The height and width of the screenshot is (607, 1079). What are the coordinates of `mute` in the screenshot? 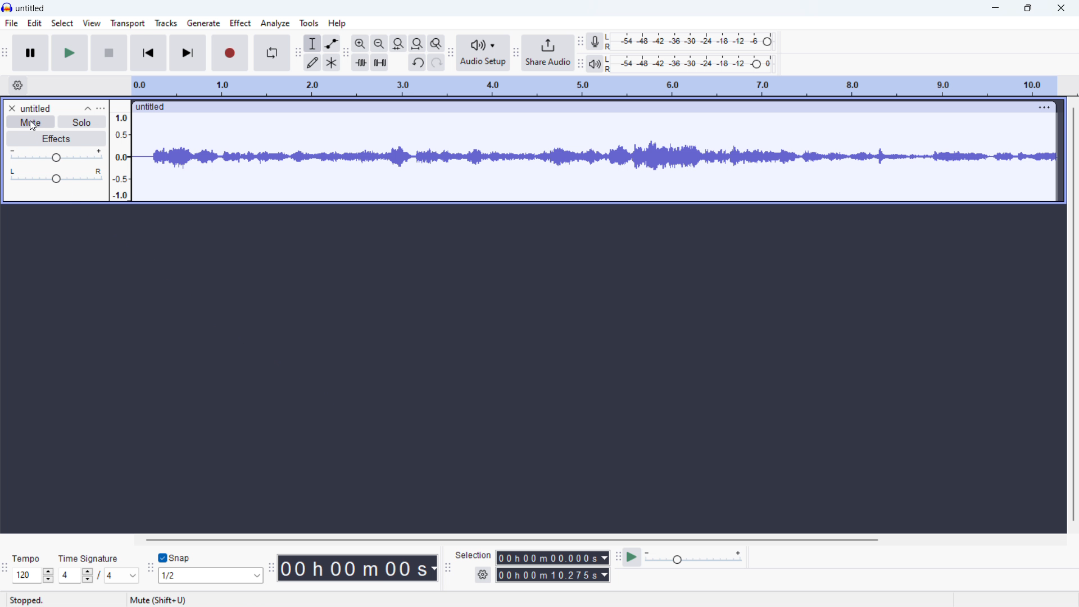 It's located at (30, 121).